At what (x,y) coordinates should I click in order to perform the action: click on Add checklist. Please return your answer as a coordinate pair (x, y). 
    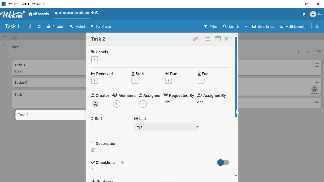
    Looking at the image, I should click on (124, 162).